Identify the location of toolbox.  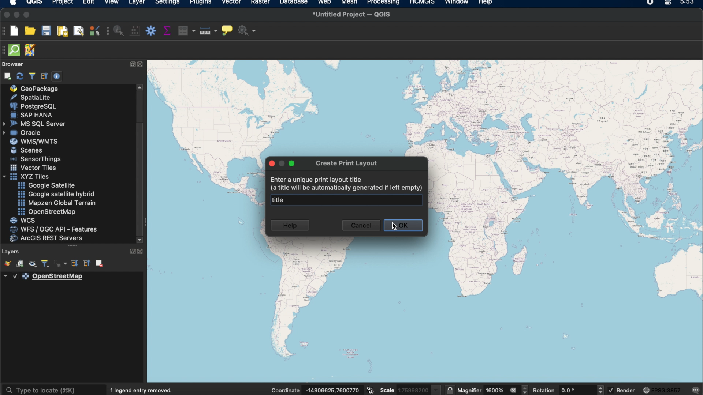
(150, 31).